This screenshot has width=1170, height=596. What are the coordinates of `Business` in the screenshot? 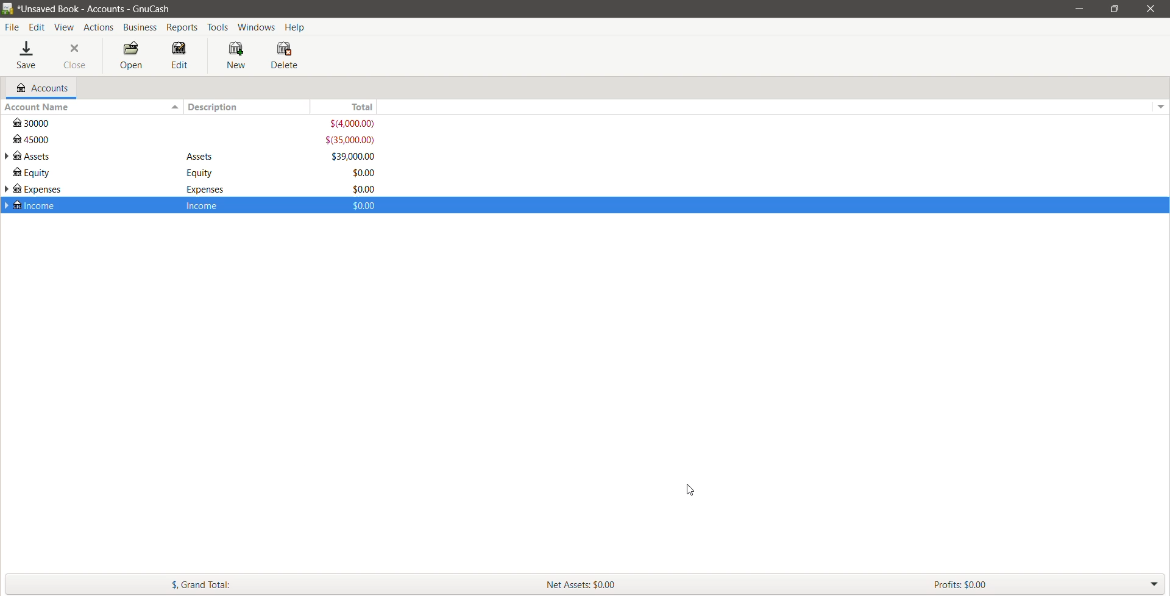 It's located at (140, 27).